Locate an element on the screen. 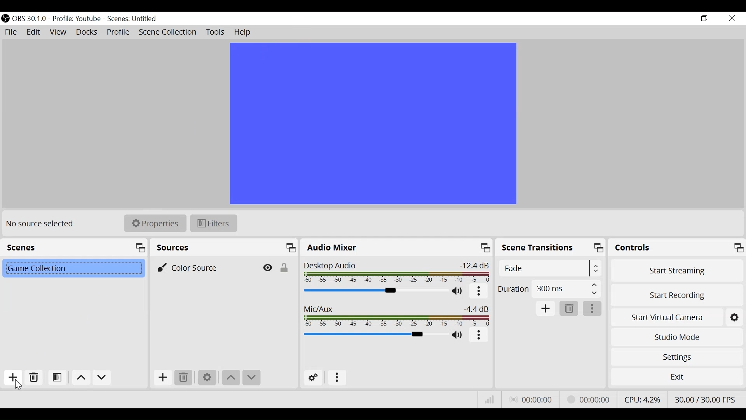  Start Streaming is located at coordinates (677, 269).